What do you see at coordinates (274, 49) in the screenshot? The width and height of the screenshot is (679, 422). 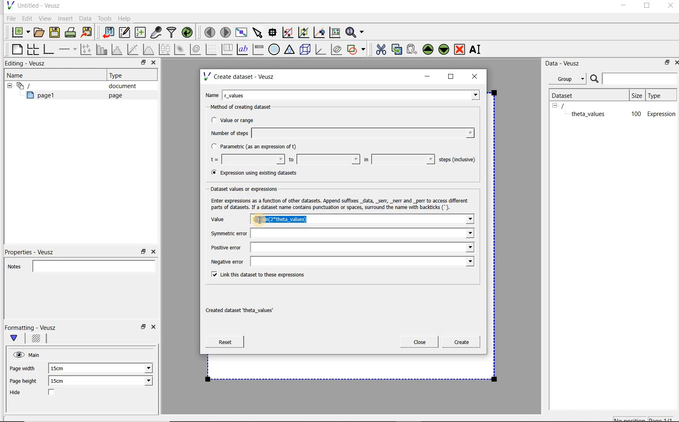 I see `polar graph` at bounding box center [274, 49].